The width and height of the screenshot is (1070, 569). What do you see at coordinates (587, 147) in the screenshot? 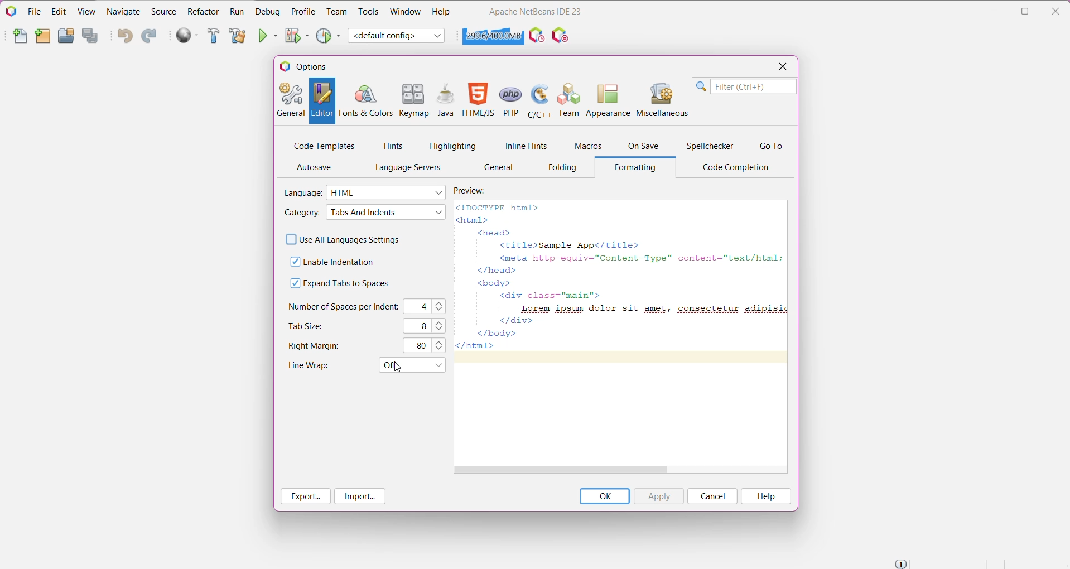
I see `Macros` at bounding box center [587, 147].